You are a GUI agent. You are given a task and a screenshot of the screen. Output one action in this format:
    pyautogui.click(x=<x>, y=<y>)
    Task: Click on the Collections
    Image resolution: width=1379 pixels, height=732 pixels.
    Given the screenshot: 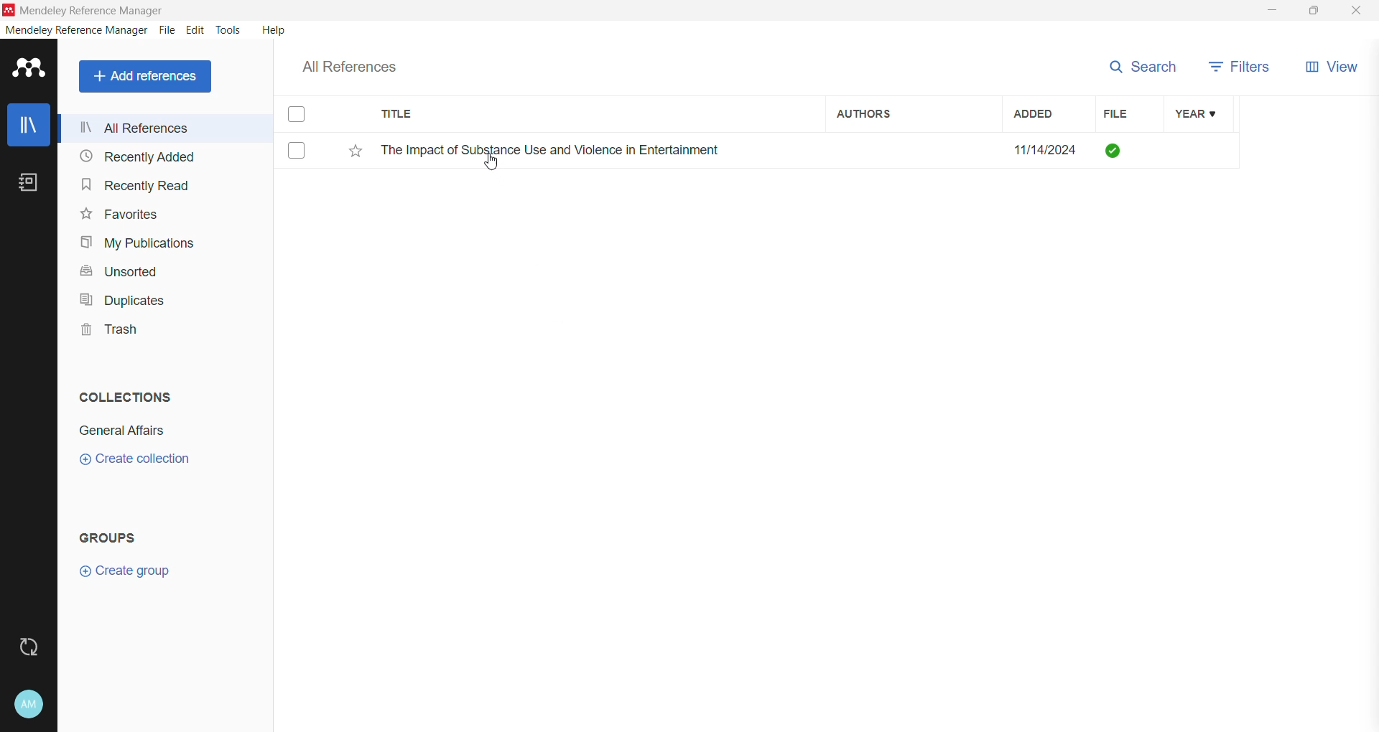 What is the action you would take?
    pyautogui.click(x=121, y=394)
    